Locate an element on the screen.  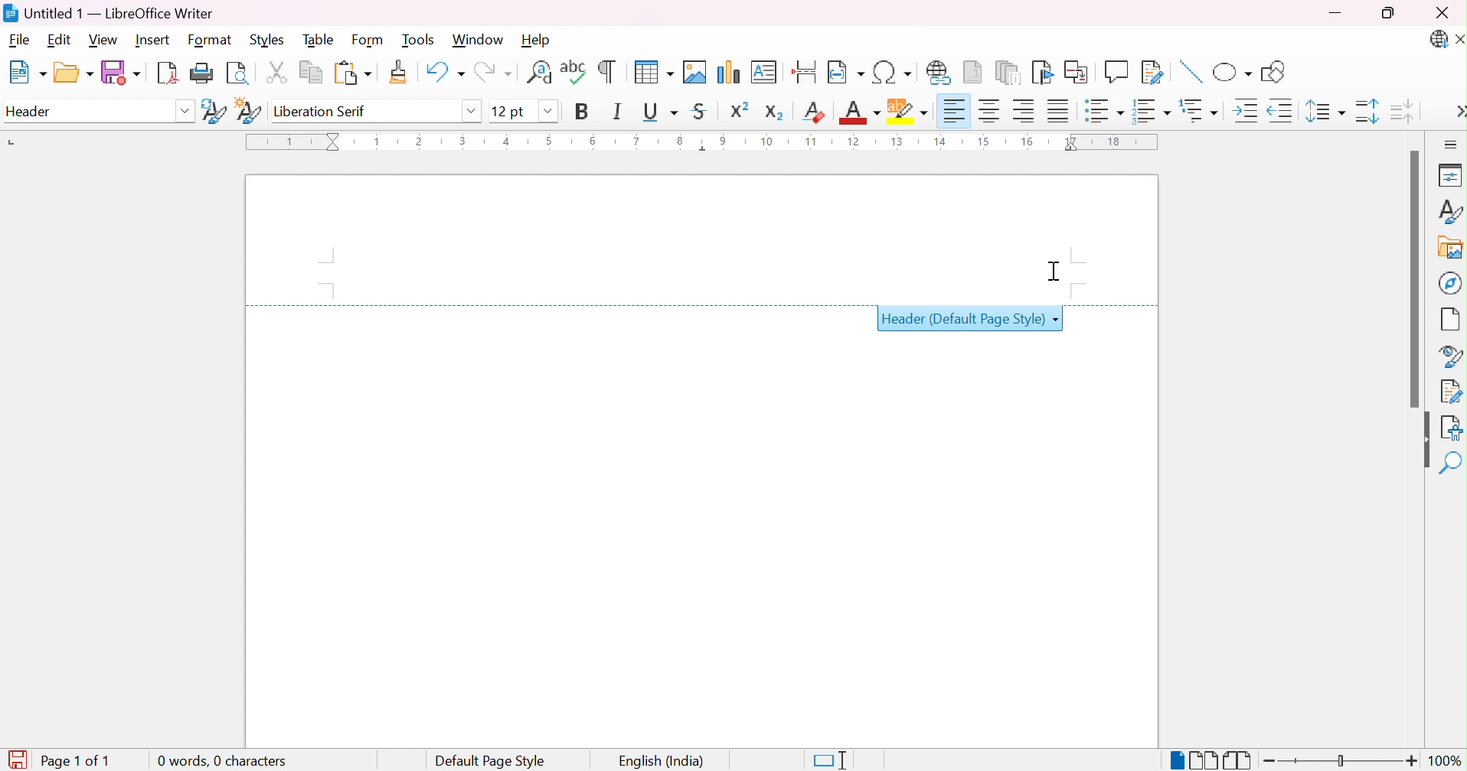
Insert page break is located at coordinates (808, 70).